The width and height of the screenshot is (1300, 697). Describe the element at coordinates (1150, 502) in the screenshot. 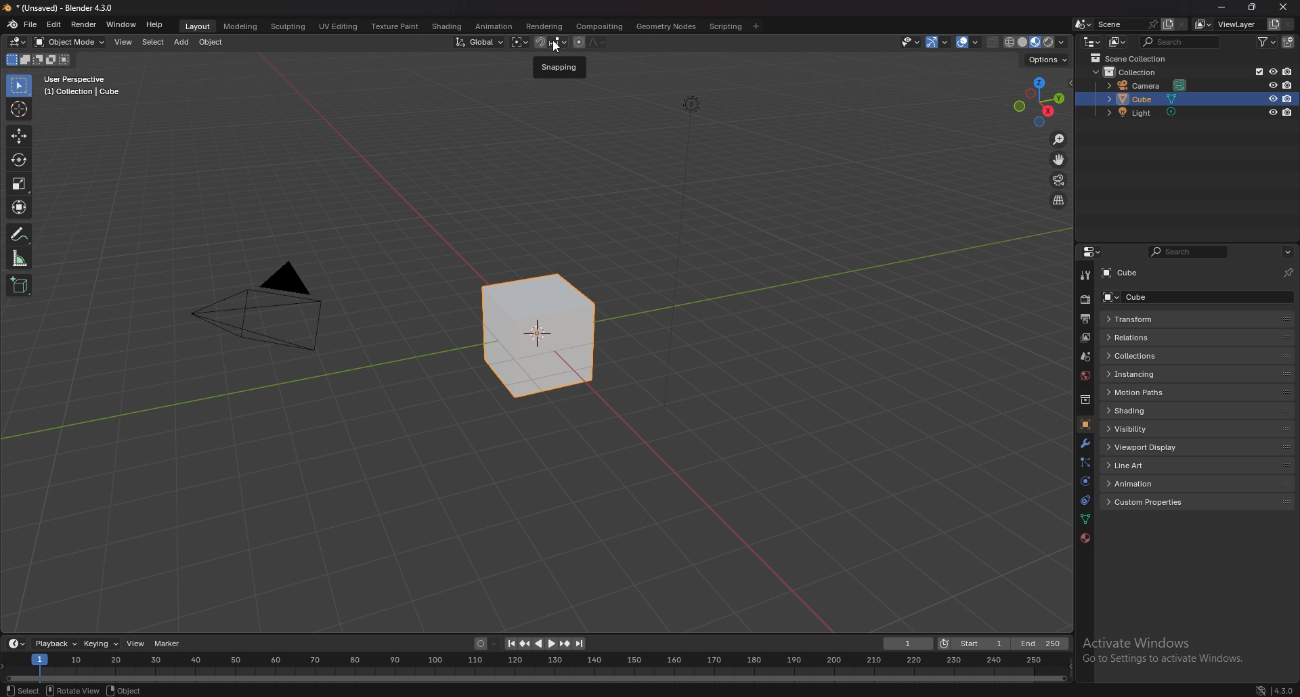

I see `custom properties` at that location.